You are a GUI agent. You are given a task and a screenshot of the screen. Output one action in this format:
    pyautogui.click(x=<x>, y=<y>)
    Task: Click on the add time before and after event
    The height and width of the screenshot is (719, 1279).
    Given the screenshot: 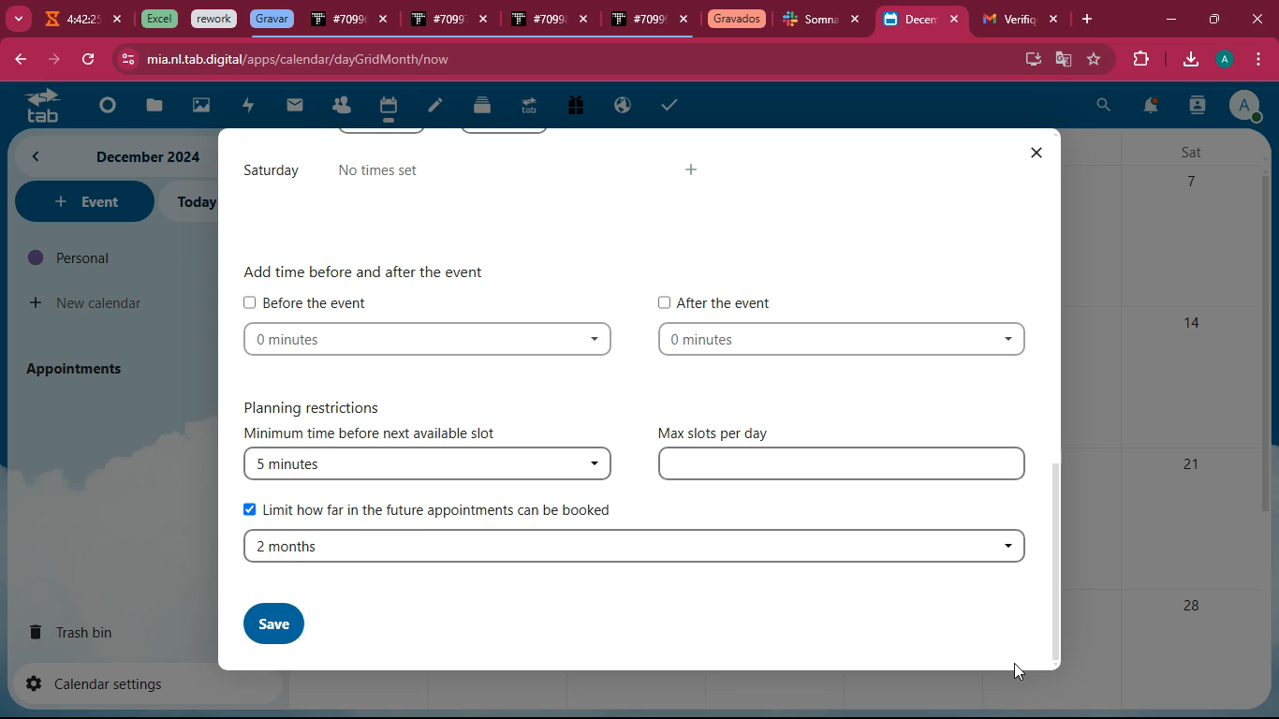 What is the action you would take?
    pyautogui.click(x=369, y=270)
    